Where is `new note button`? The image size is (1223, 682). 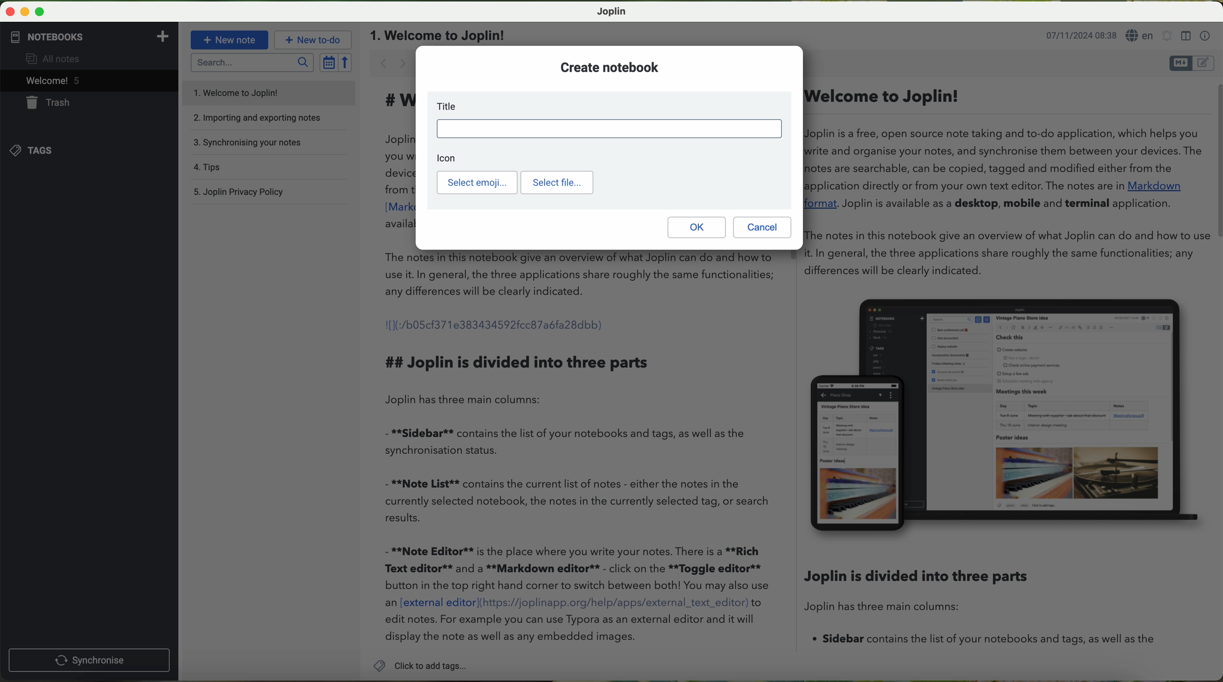 new note button is located at coordinates (229, 40).